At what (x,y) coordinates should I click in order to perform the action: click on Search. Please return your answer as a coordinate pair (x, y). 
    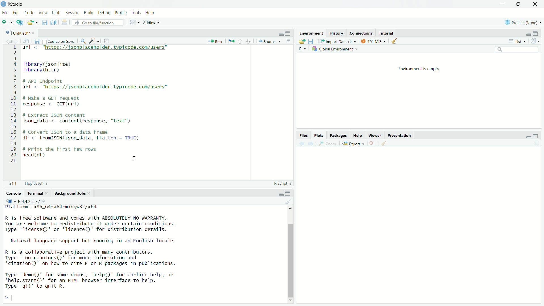
    Looking at the image, I should click on (517, 50).